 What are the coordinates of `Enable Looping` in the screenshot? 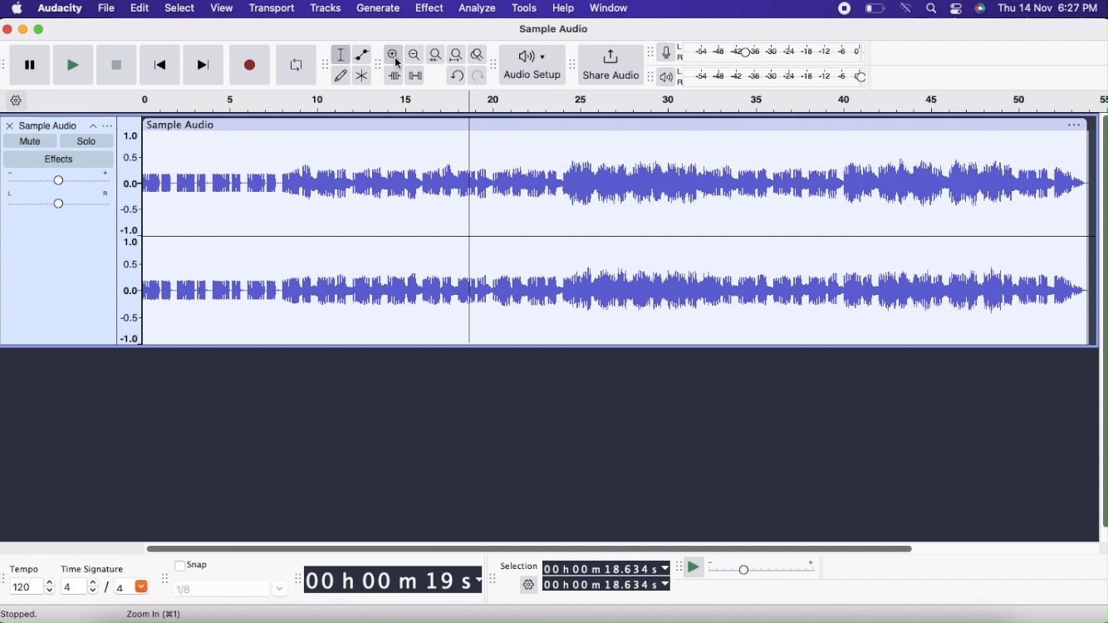 It's located at (292, 65).